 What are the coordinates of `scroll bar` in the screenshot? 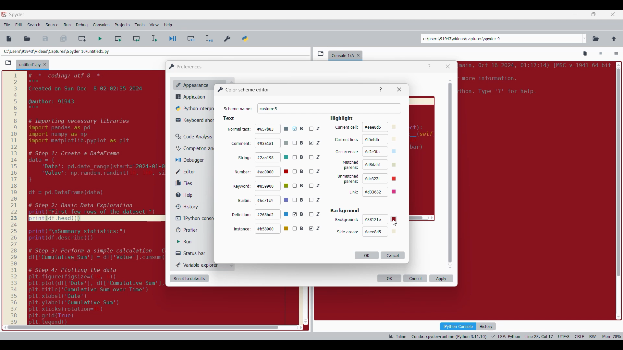 It's located at (617, 189).